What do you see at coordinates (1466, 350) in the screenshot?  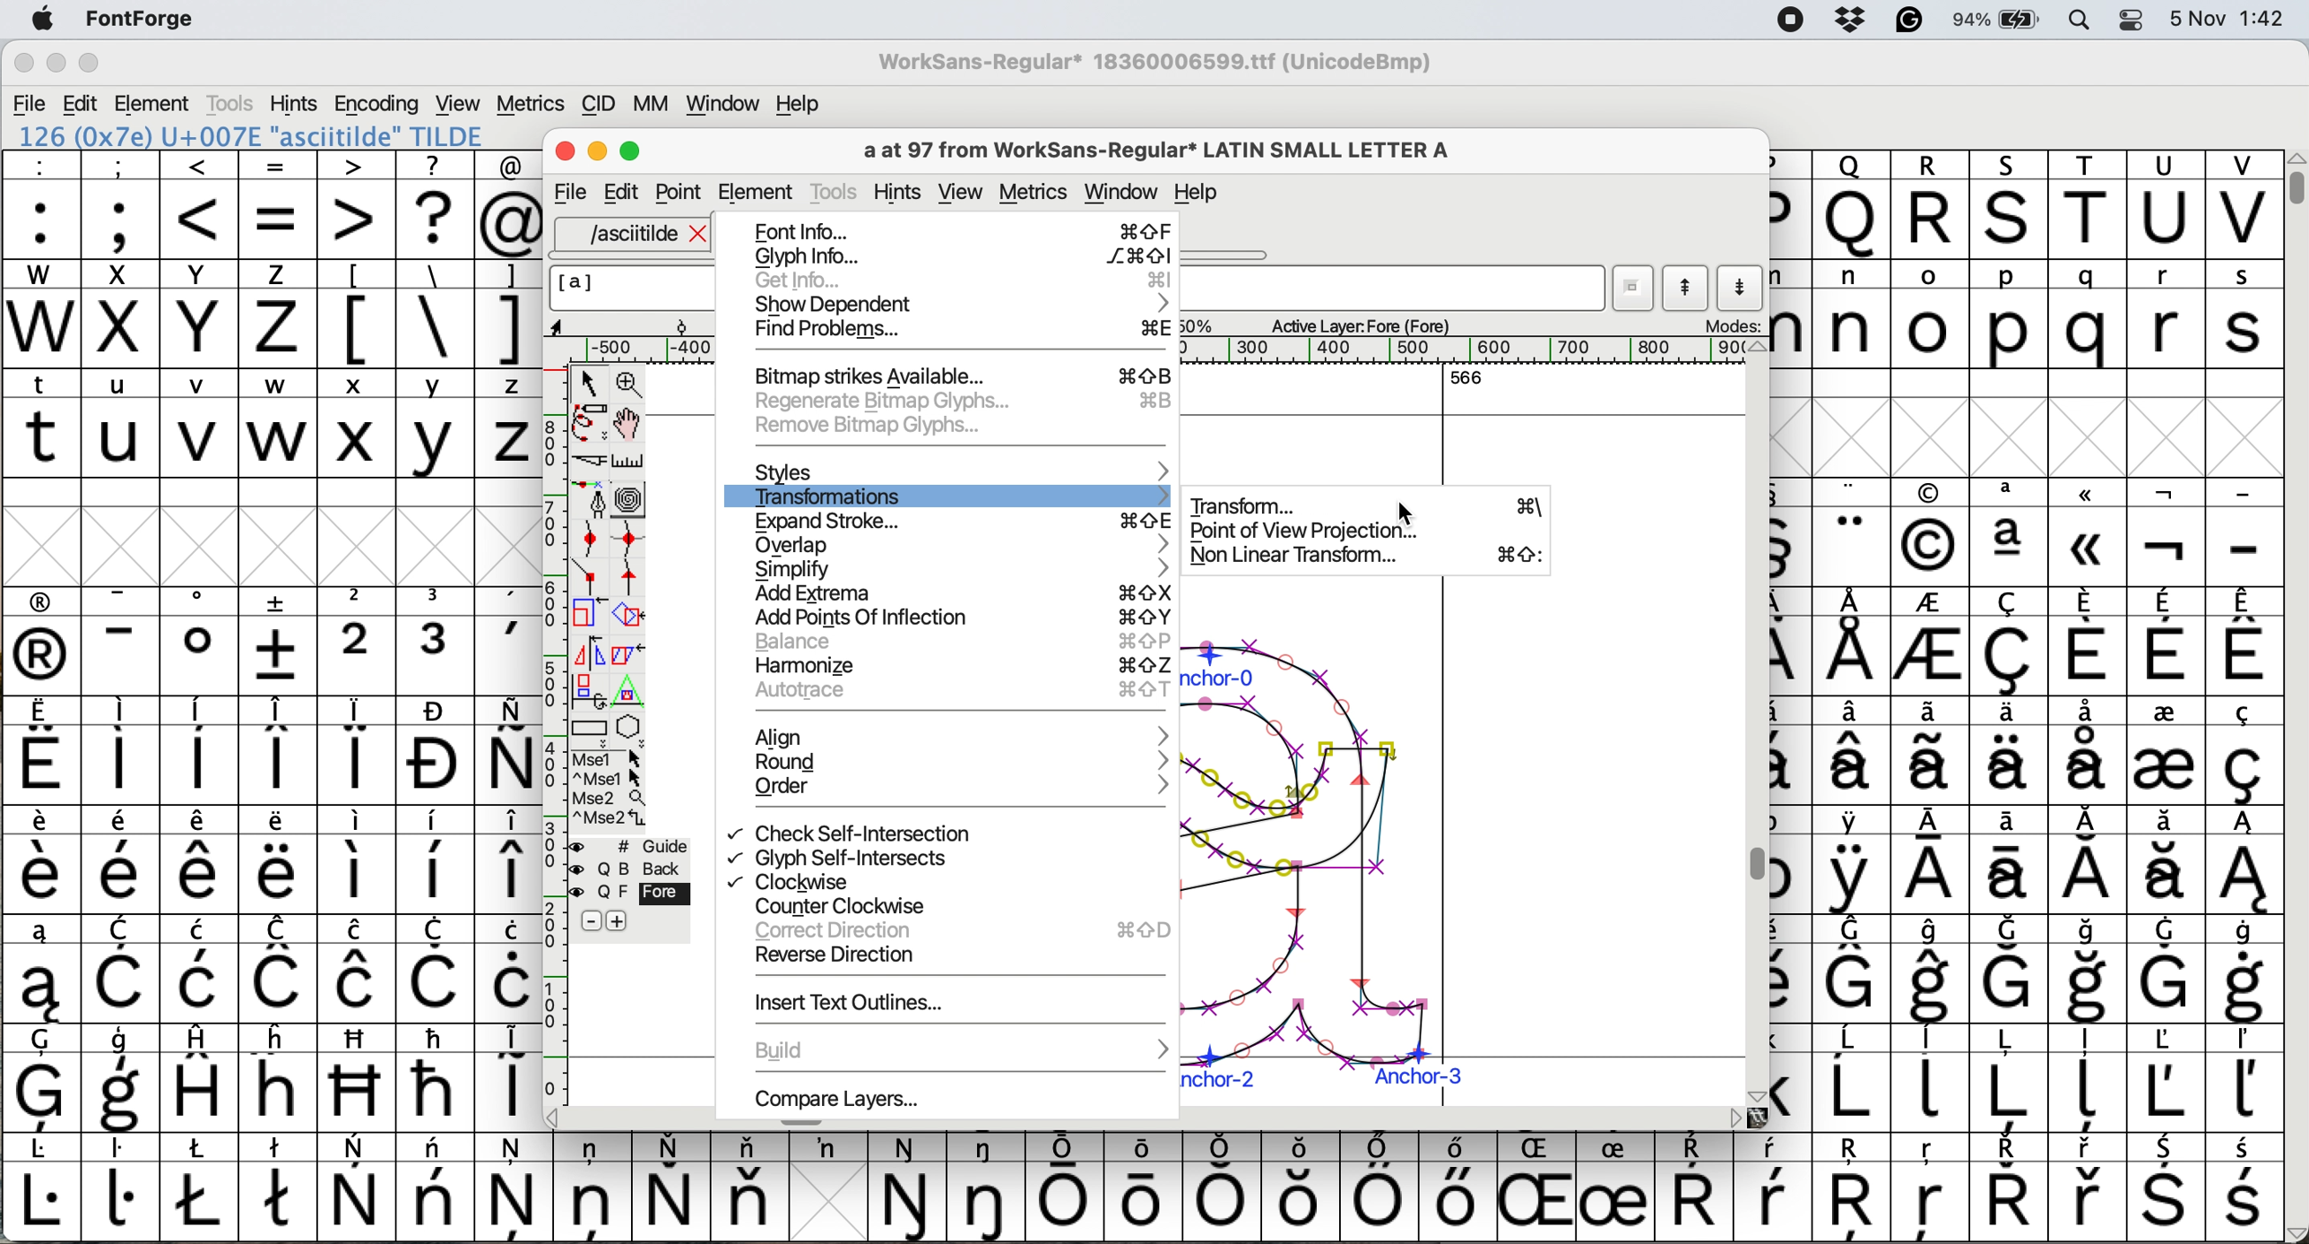 I see `horizontal scale` at bounding box center [1466, 350].